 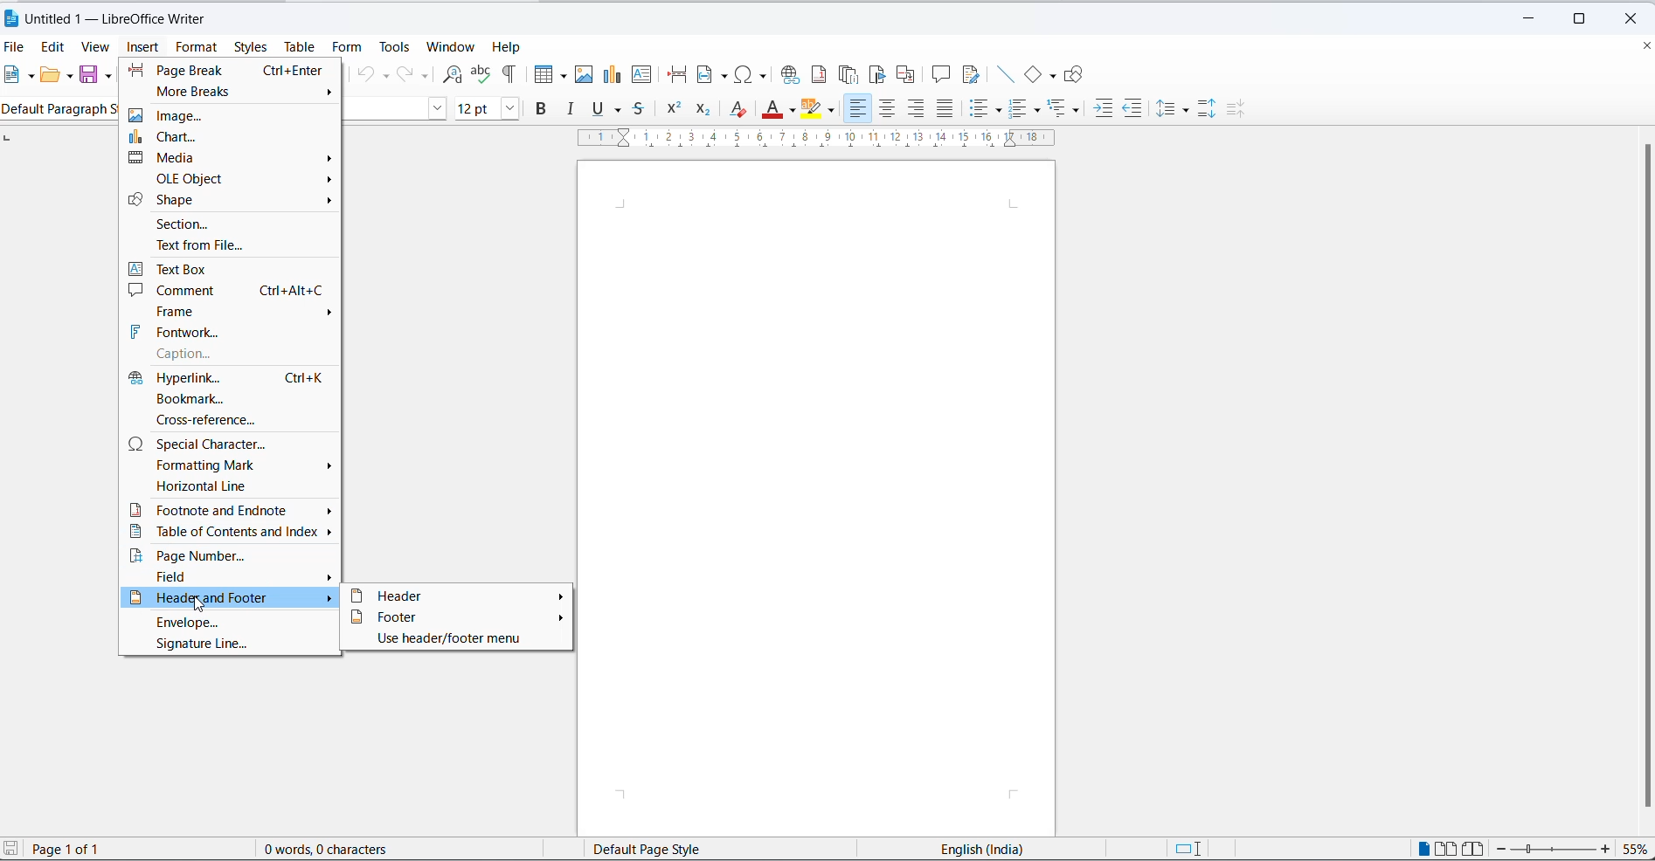 I want to click on hyperlink, so click(x=232, y=375).